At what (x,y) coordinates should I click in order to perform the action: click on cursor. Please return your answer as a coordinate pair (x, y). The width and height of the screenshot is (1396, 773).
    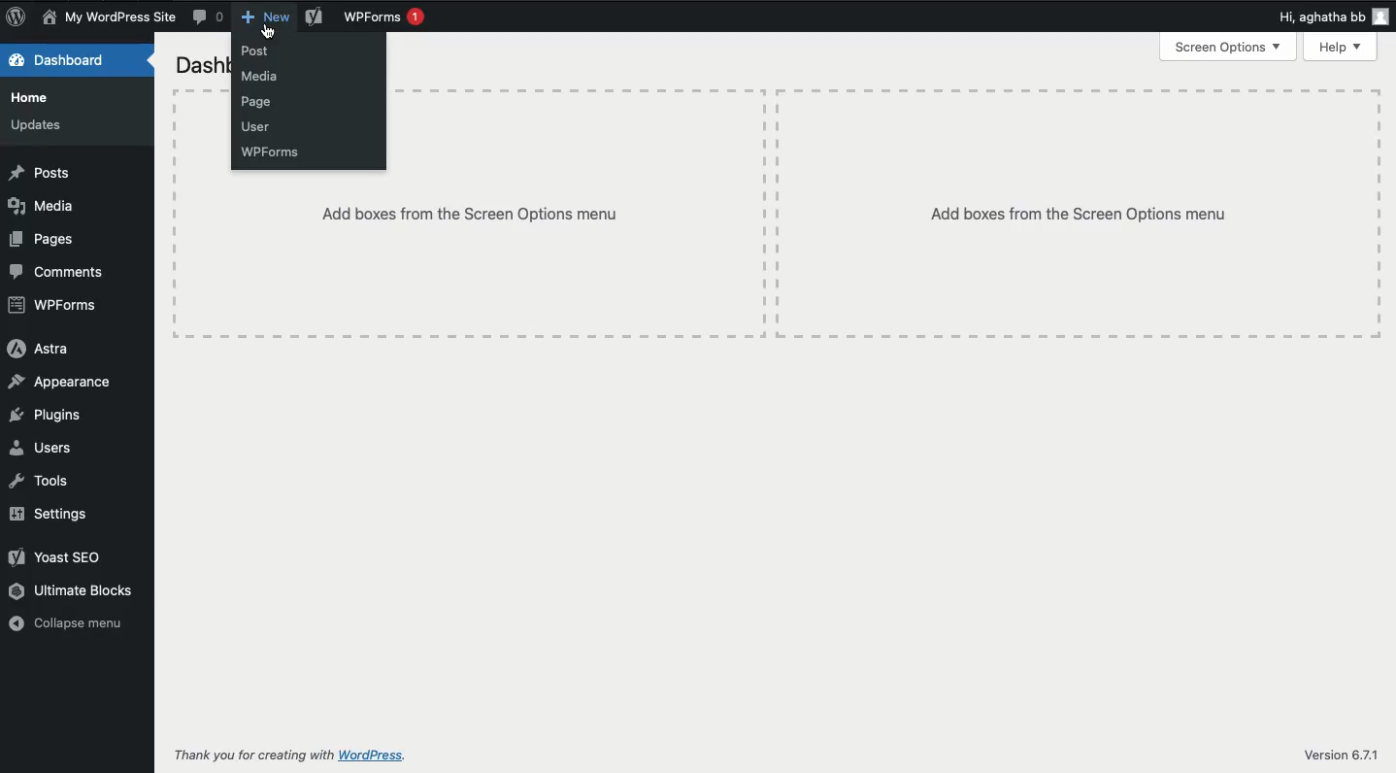
    Looking at the image, I should click on (268, 30).